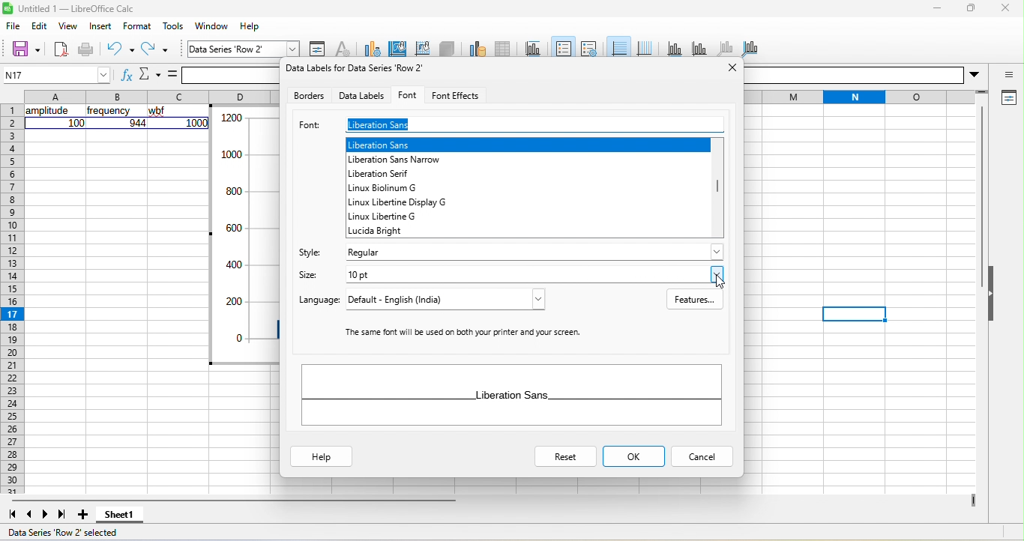 The image size is (1024, 541). What do you see at coordinates (210, 26) in the screenshot?
I see `window` at bounding box center [210, 26].